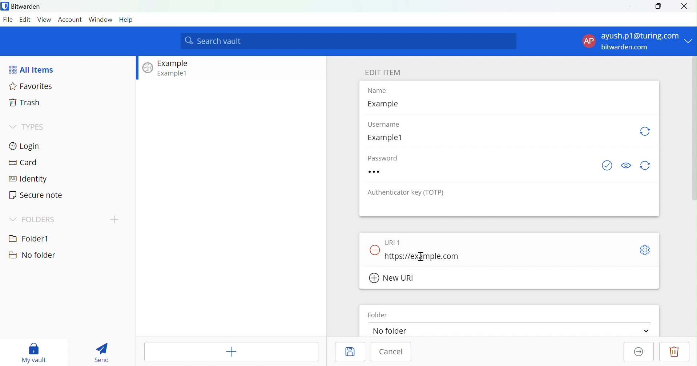 Image resolution: width=697 pixels, height=366 pixels. What do you see at coordinates (390, 171) in the screenshot?
I see `Password` at bounding box center [390, 171].